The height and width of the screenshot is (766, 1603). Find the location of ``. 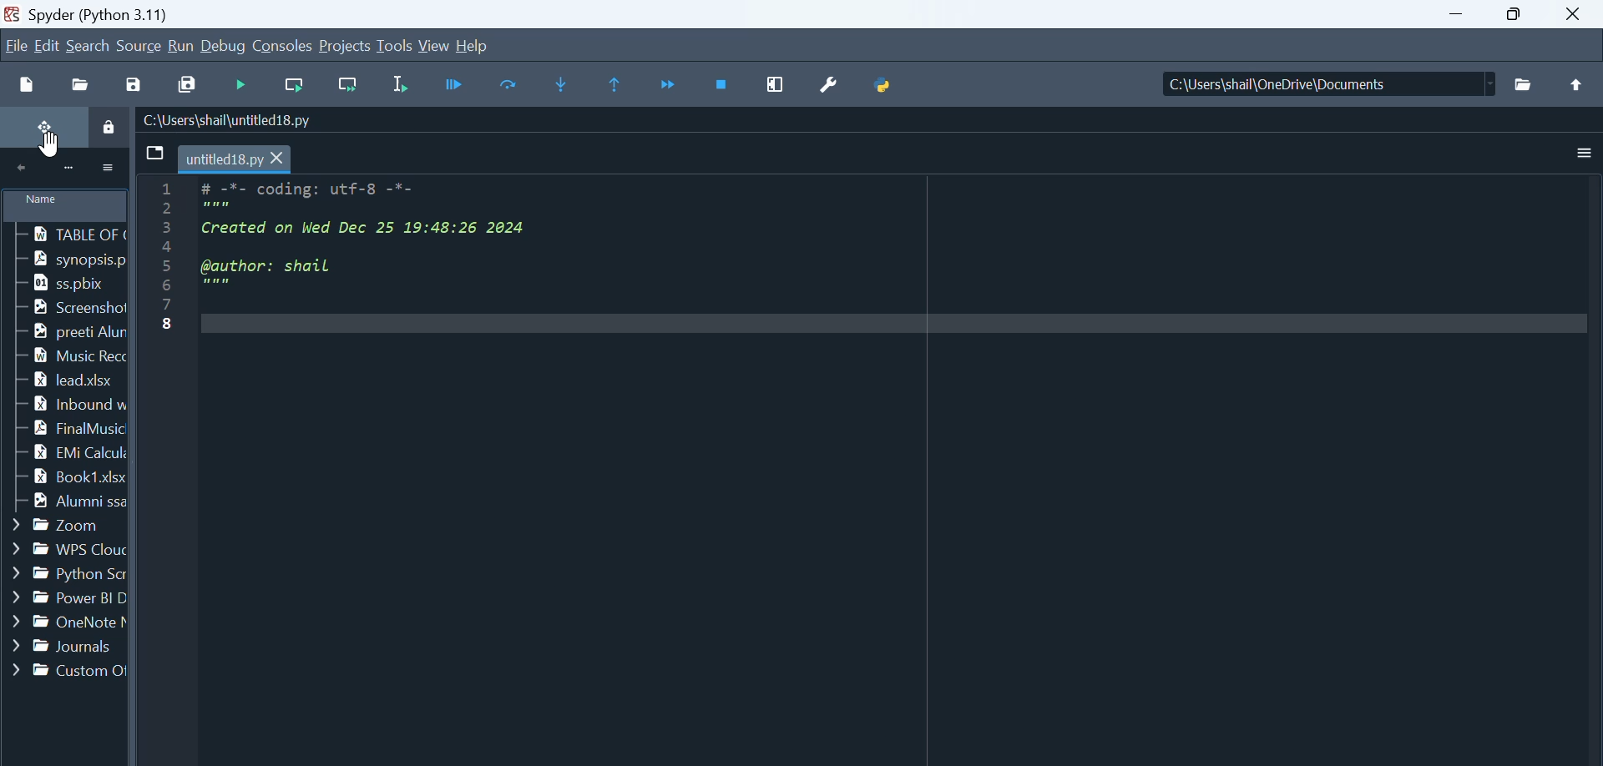

 is located at coordinates (346, 47).